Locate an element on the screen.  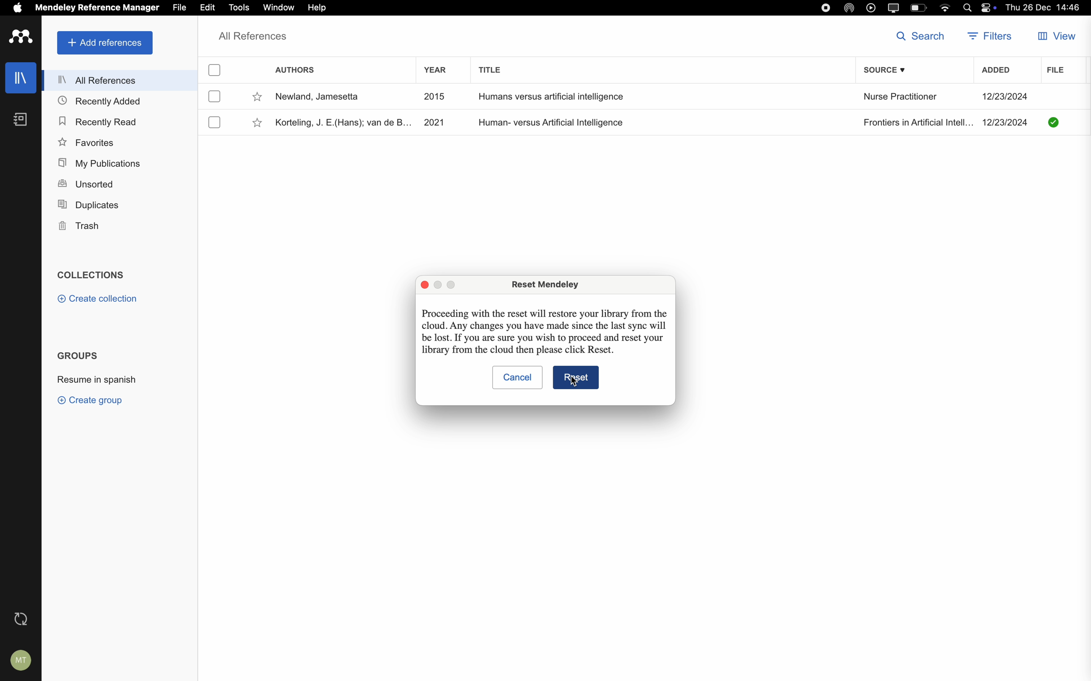
title is located at coordinates (490, 70).